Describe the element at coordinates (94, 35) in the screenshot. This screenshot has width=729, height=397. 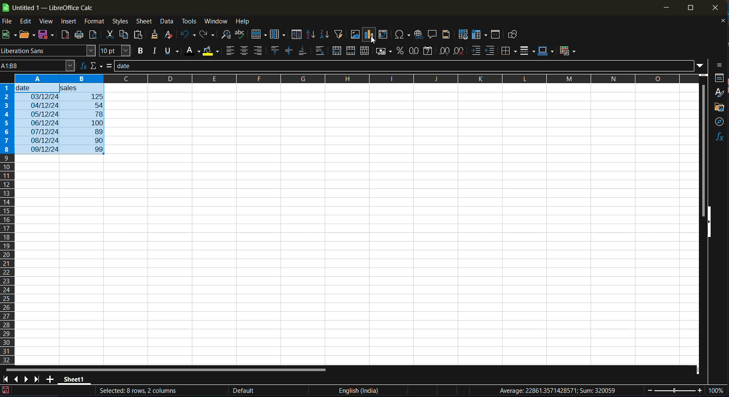
I see `toggle print preview` at that location.